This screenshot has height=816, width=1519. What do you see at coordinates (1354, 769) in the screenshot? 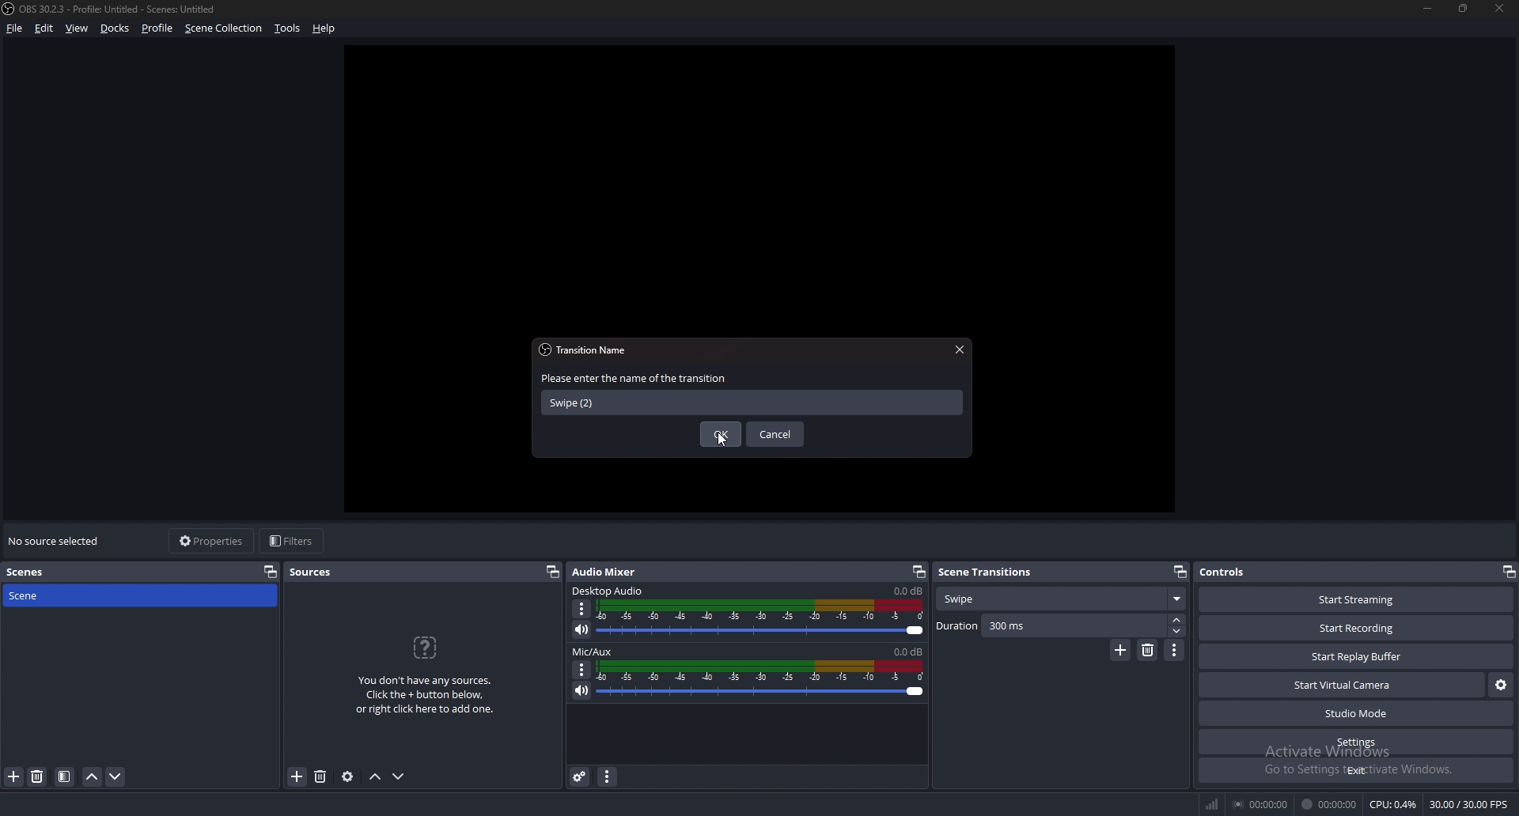
I see `exit` at bounding box center [1354, 769].